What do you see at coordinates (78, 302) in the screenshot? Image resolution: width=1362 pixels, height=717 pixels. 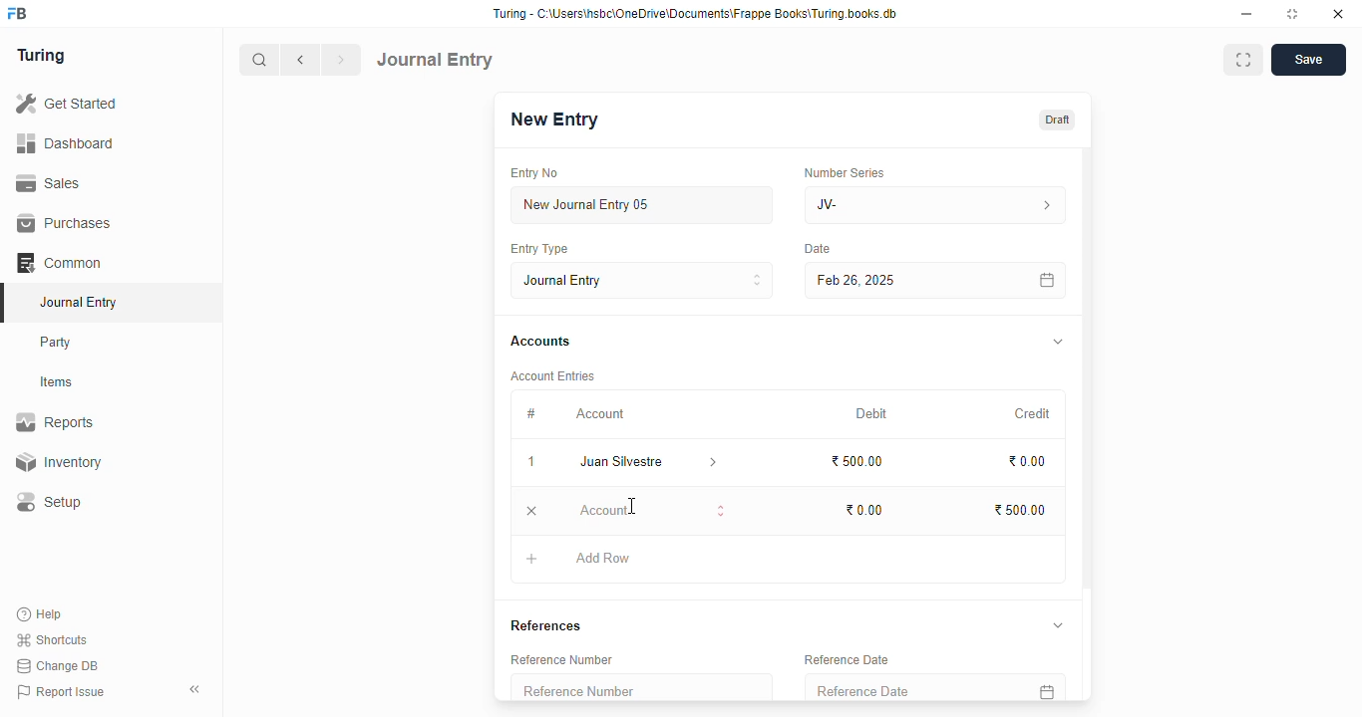 I see `journal entry` at bounding box center [78, 302].